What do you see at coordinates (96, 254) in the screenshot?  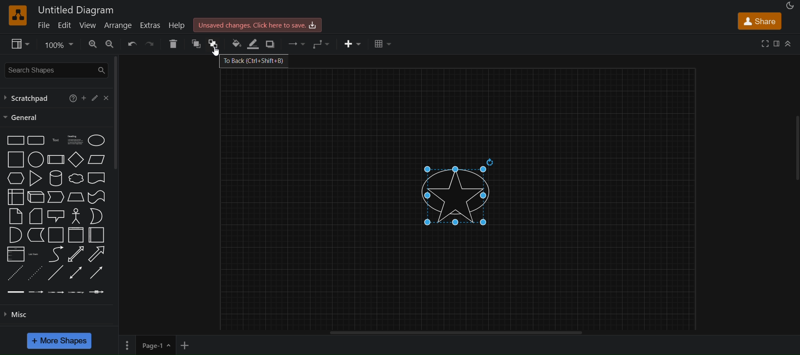 I see `arrow` at bounding box center [96, 254].